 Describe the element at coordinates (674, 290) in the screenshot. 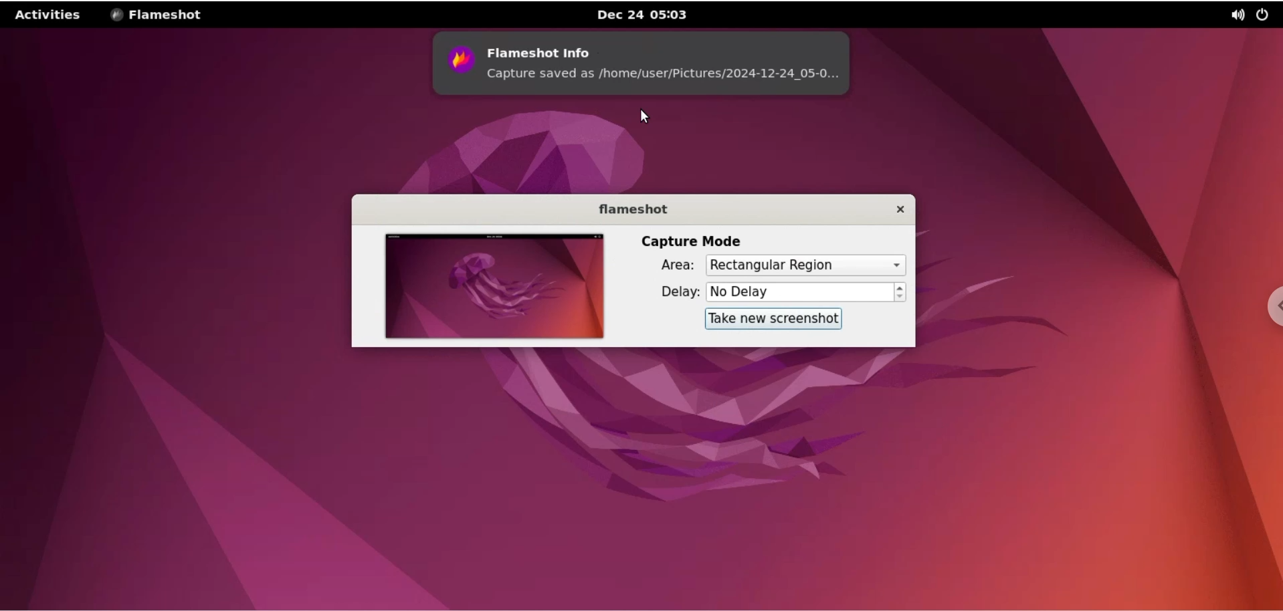

I see `delay:` at that location.